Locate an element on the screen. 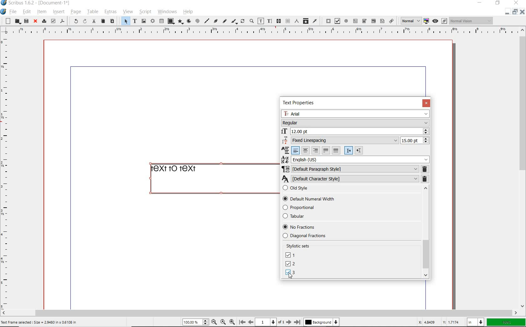 The image size is (526, 327). Text annotation is located at coordinates (382, 22).